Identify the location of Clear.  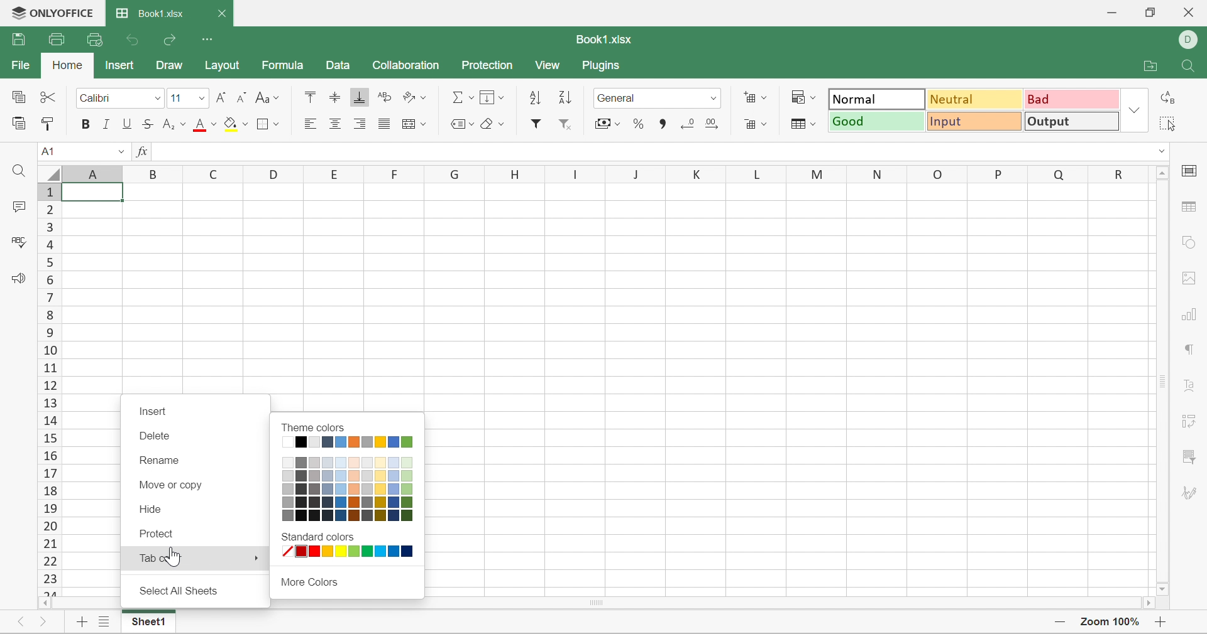
(491, 124).